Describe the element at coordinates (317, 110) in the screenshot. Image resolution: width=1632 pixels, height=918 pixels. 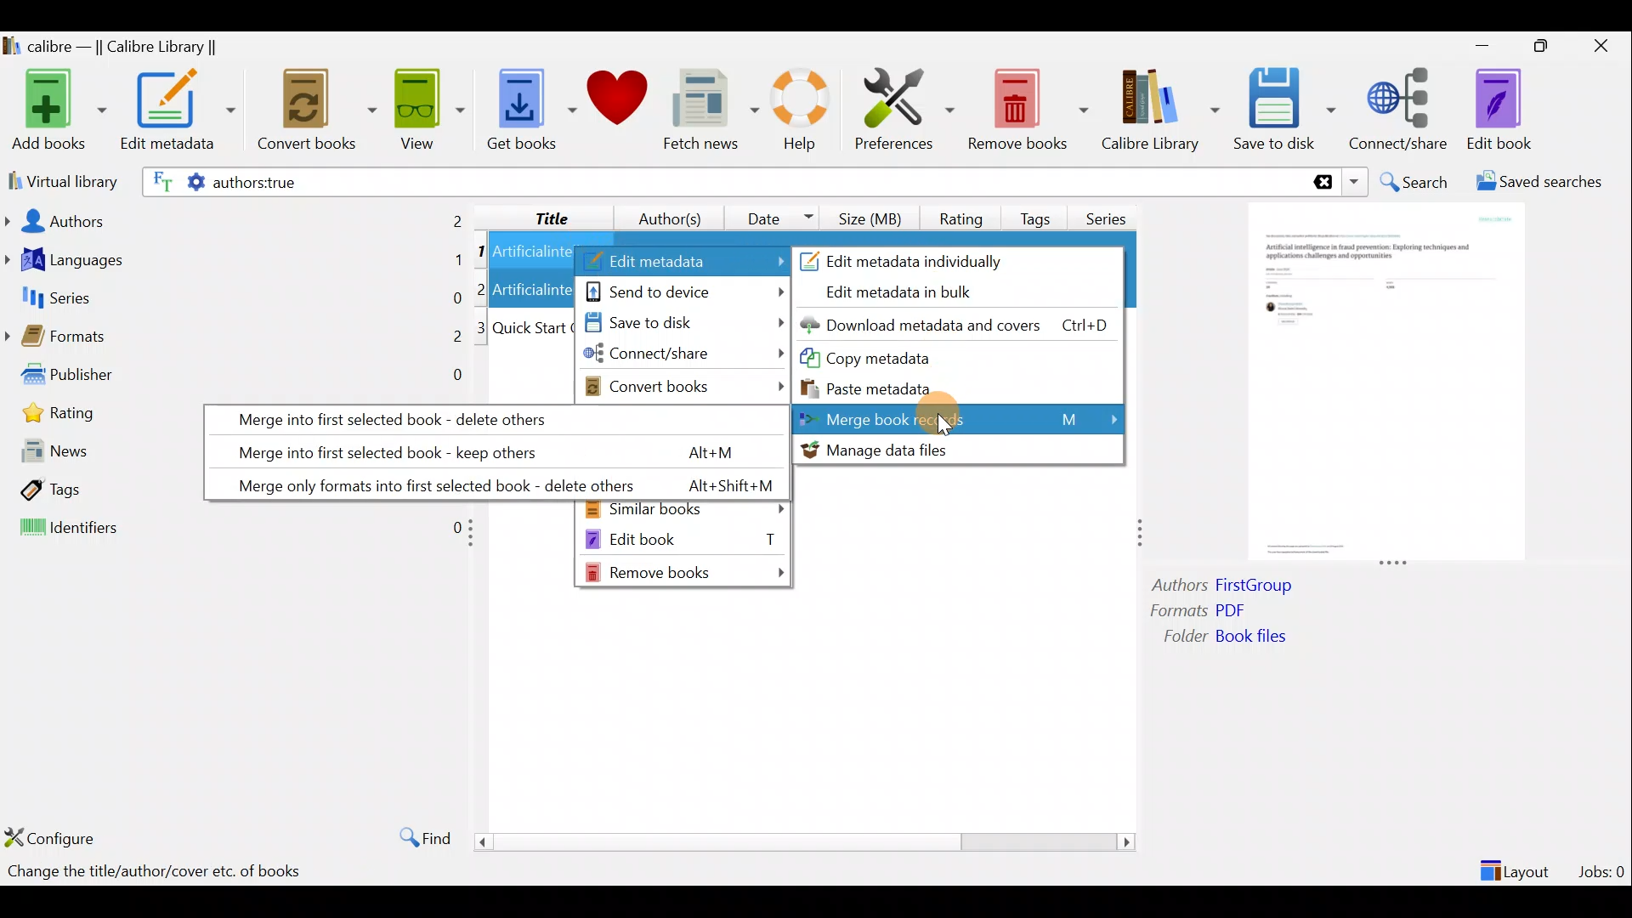
I see `Convert books` at that location.